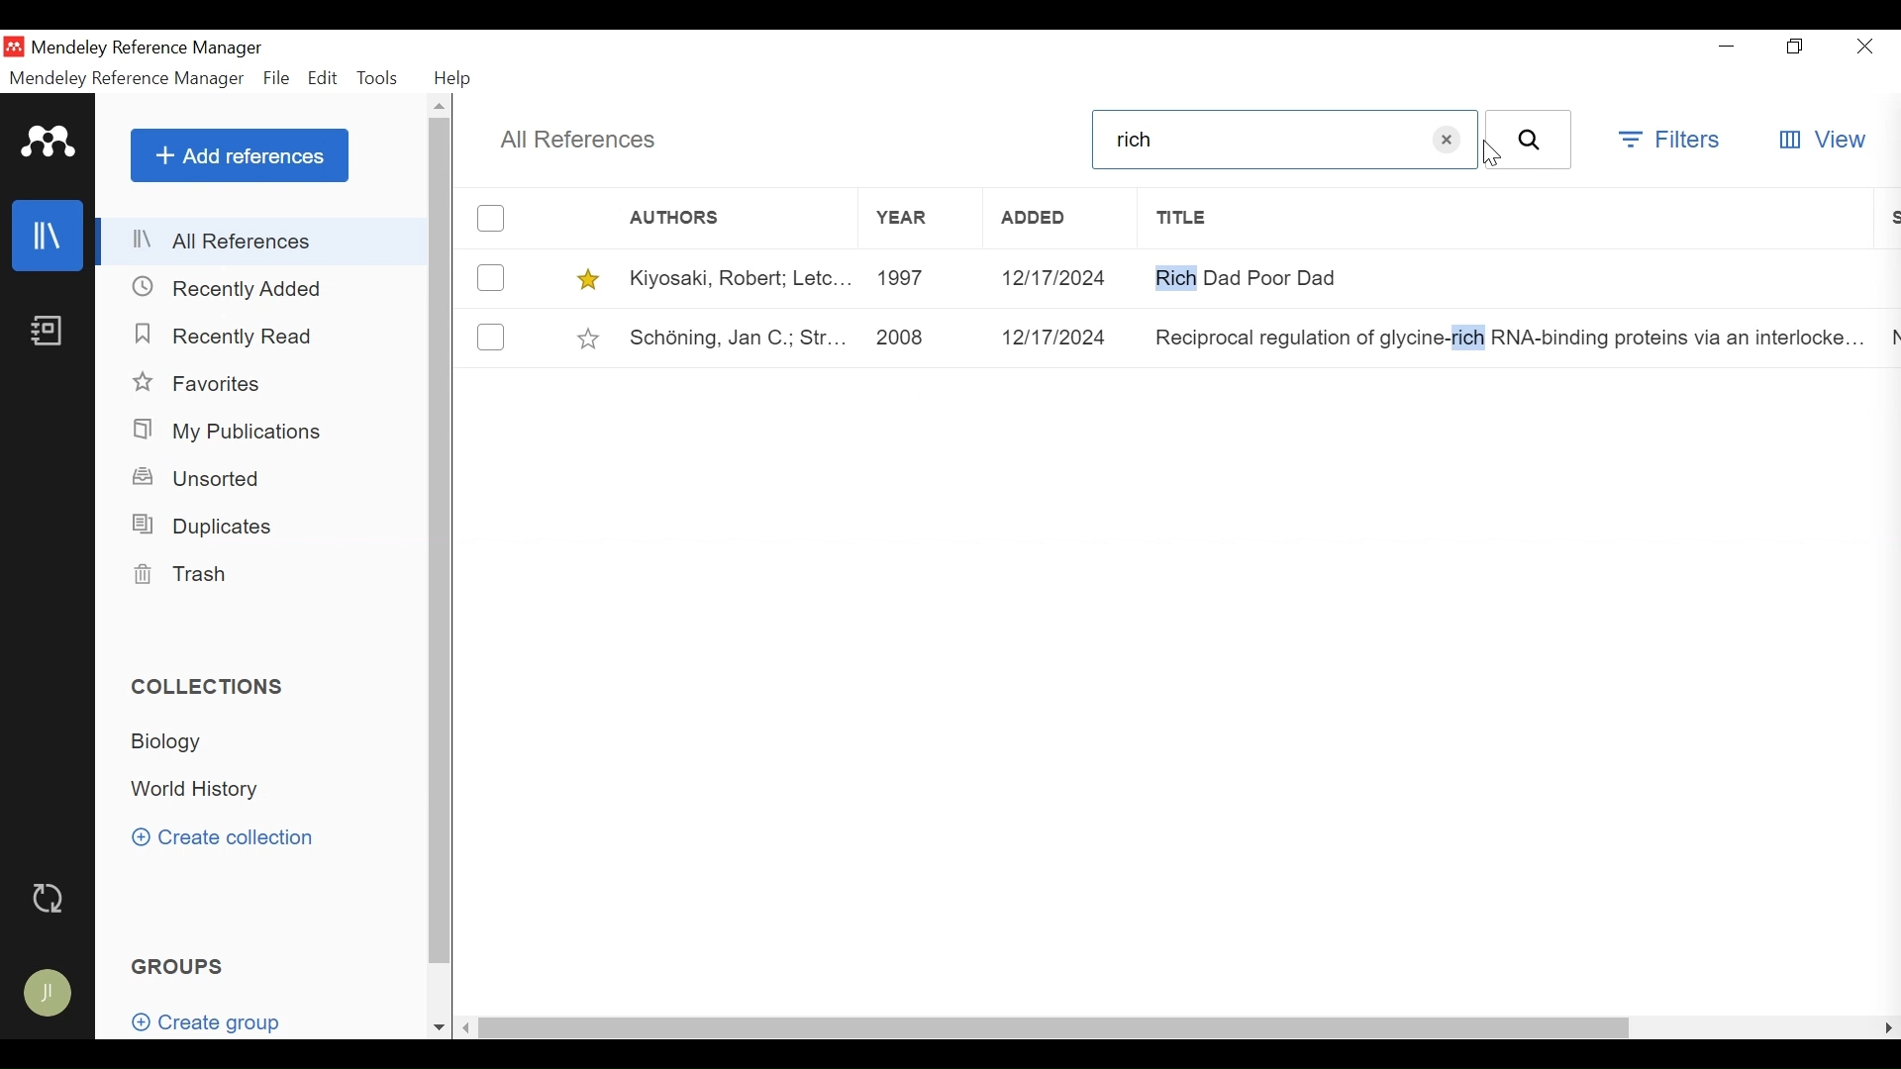 This screenshot has width=1901, height=1069. What do you see at coordinates (227, 839) in the screenshot?
I see `Create Collections` at bounding box center [227, 839].